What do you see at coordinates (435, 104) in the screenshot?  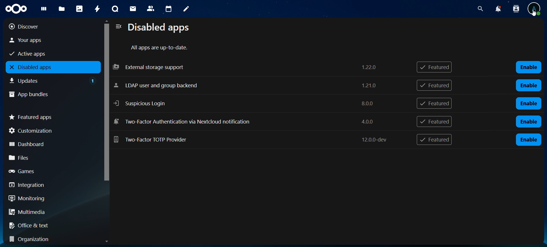 I see `featured` at bounding box center [435, 104].